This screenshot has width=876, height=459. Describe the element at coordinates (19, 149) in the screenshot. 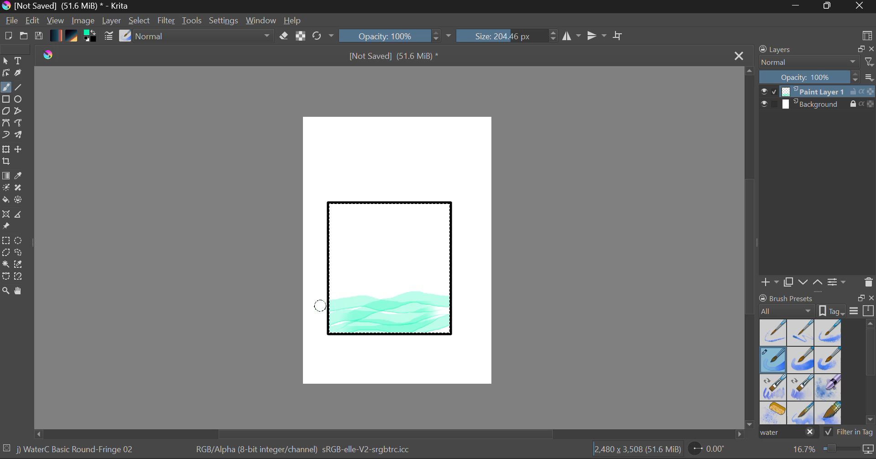

I see `Move Layer` at that location.